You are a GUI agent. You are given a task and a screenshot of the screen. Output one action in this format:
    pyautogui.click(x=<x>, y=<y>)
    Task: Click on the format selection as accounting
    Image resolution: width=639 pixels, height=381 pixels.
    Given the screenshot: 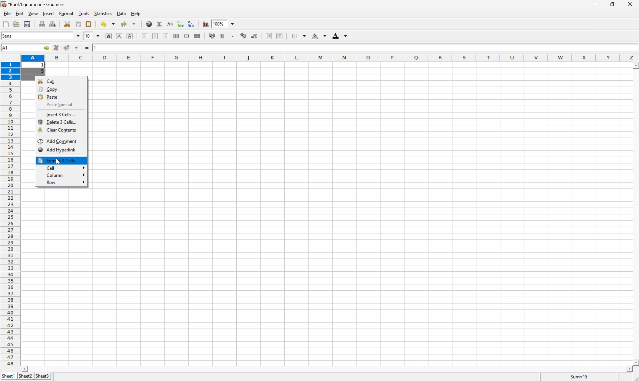 What is the action you would take?
    pyautogui.click(x=212, y=36)
    